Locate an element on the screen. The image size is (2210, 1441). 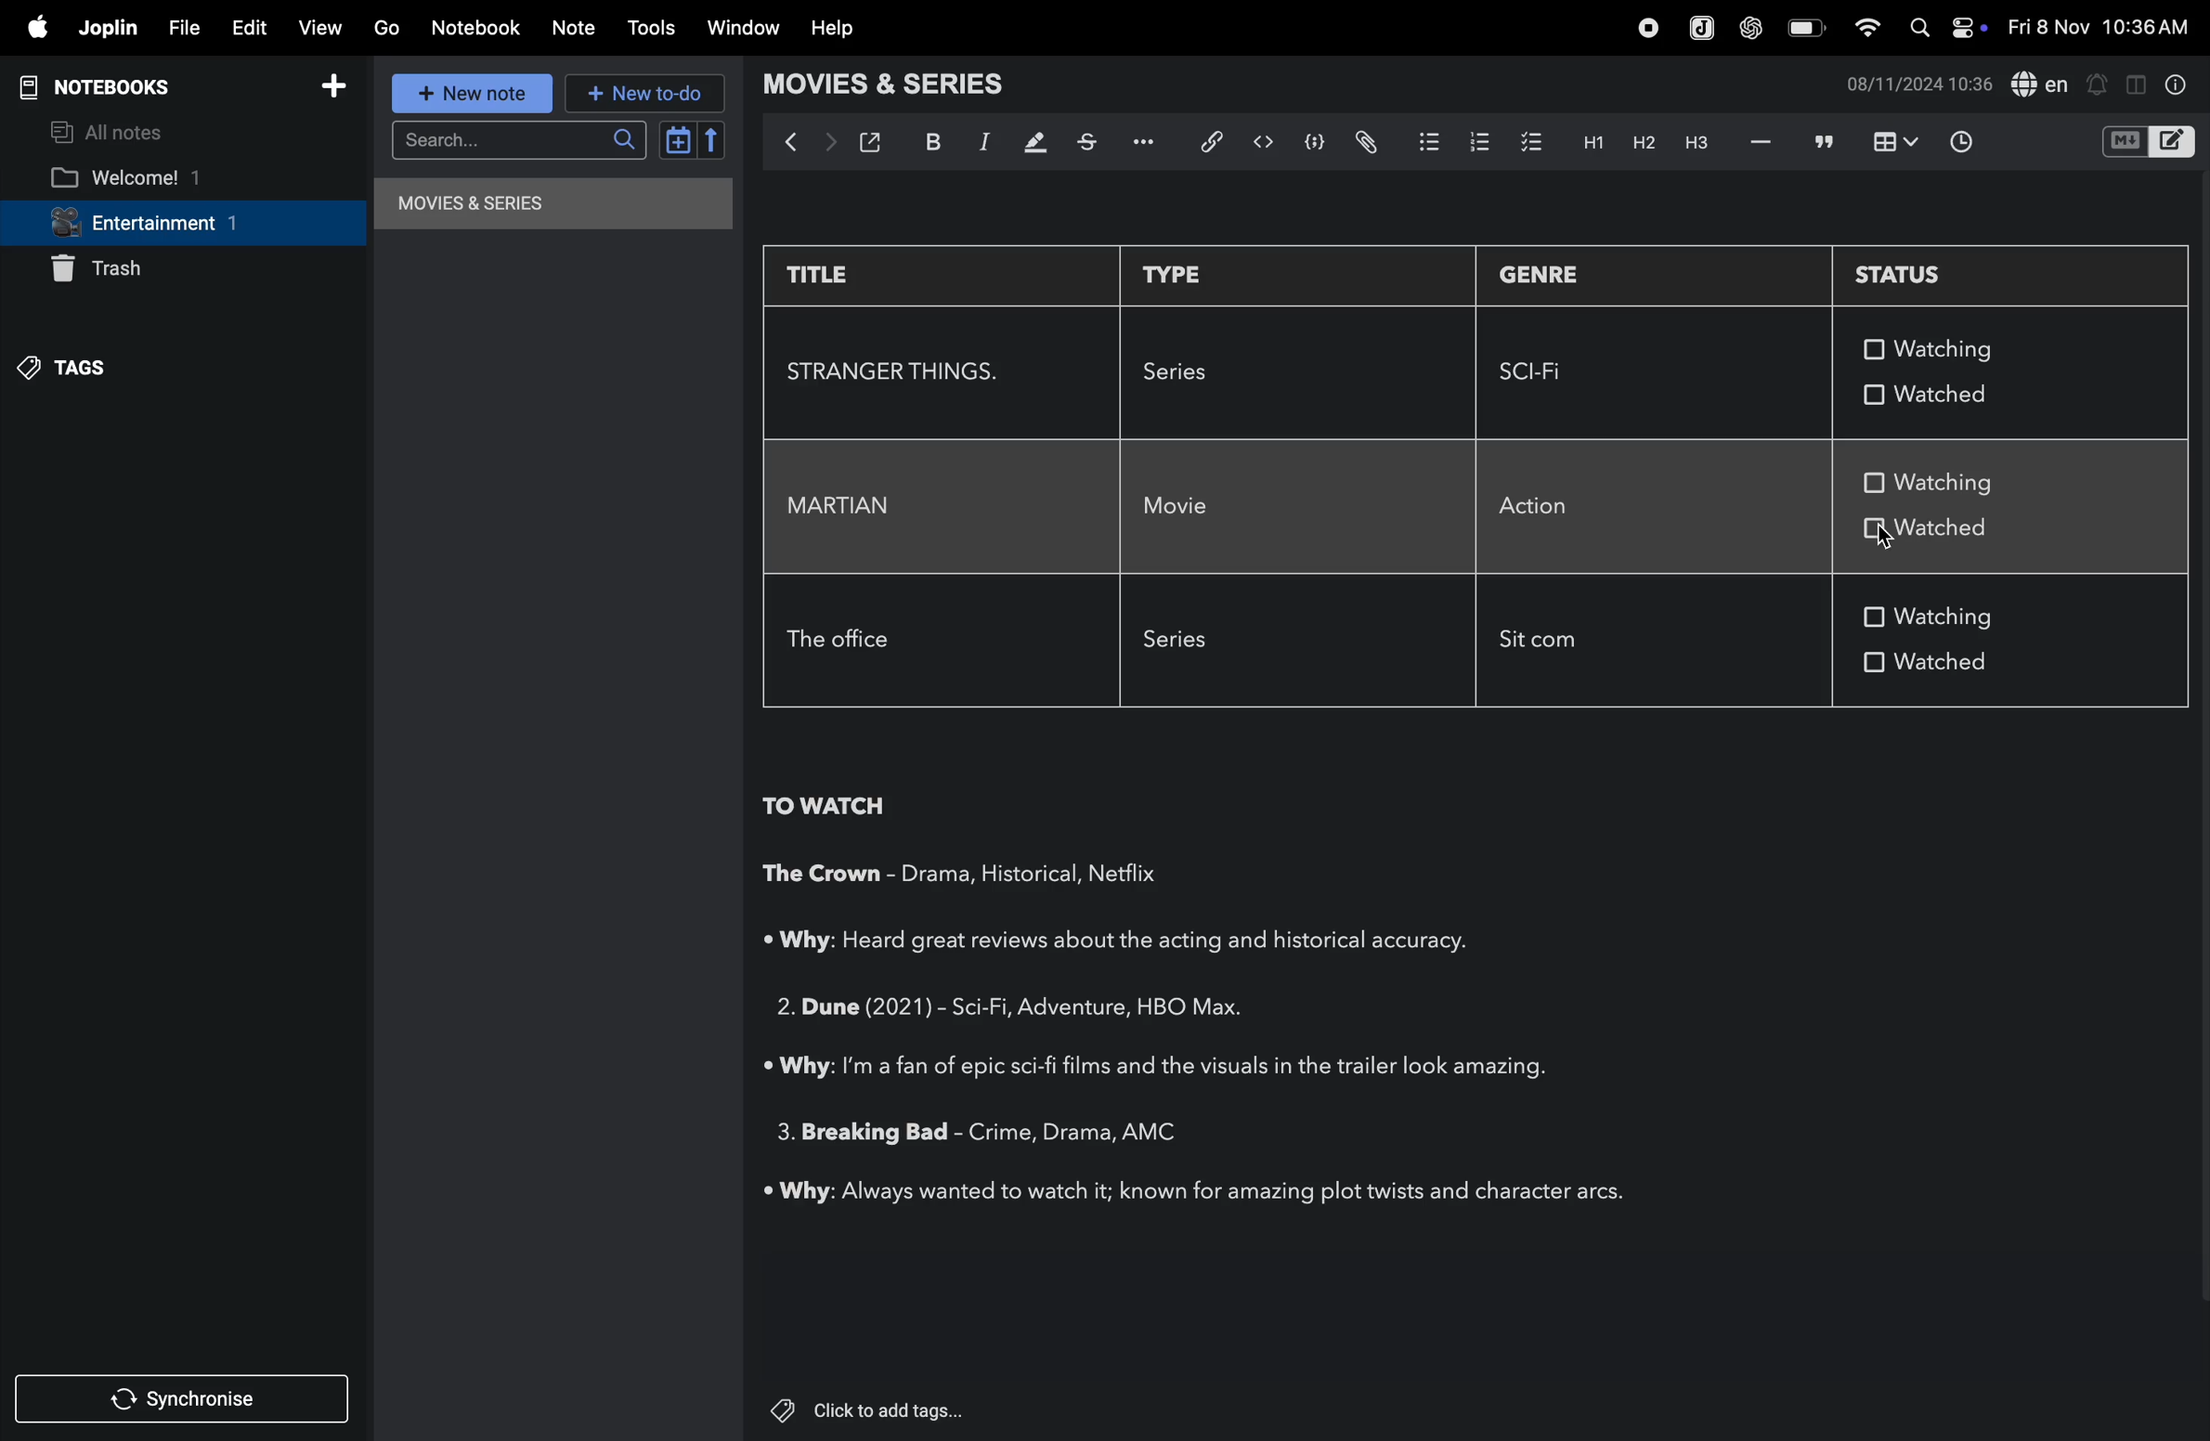
view is located at coordinates (322, 30).